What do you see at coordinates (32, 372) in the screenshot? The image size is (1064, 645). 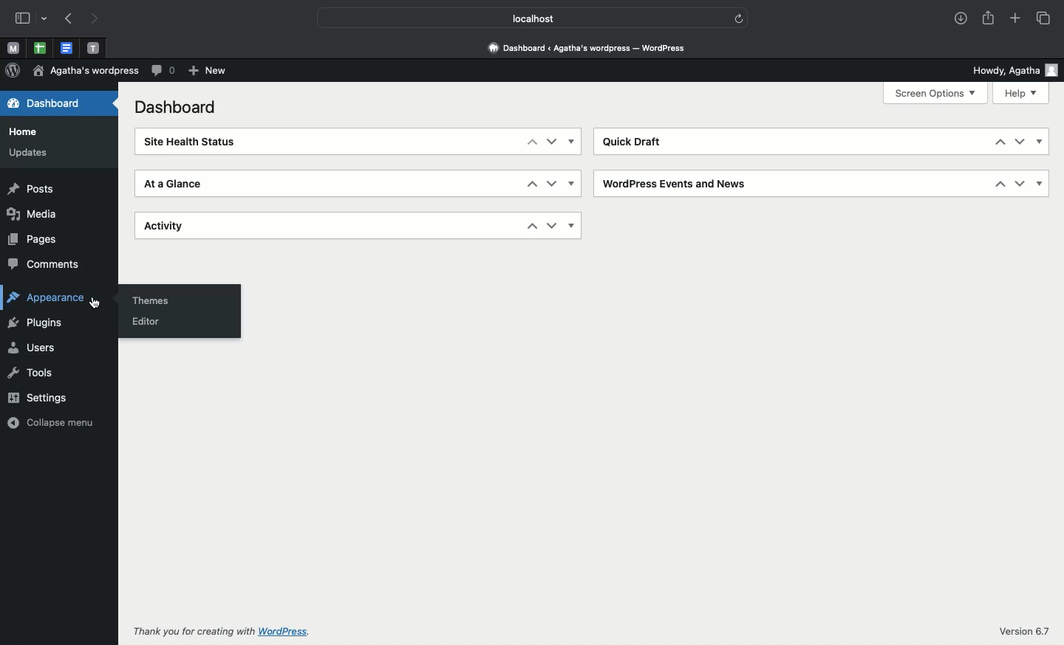 I see `Tools` at bounding box center [32, 372].